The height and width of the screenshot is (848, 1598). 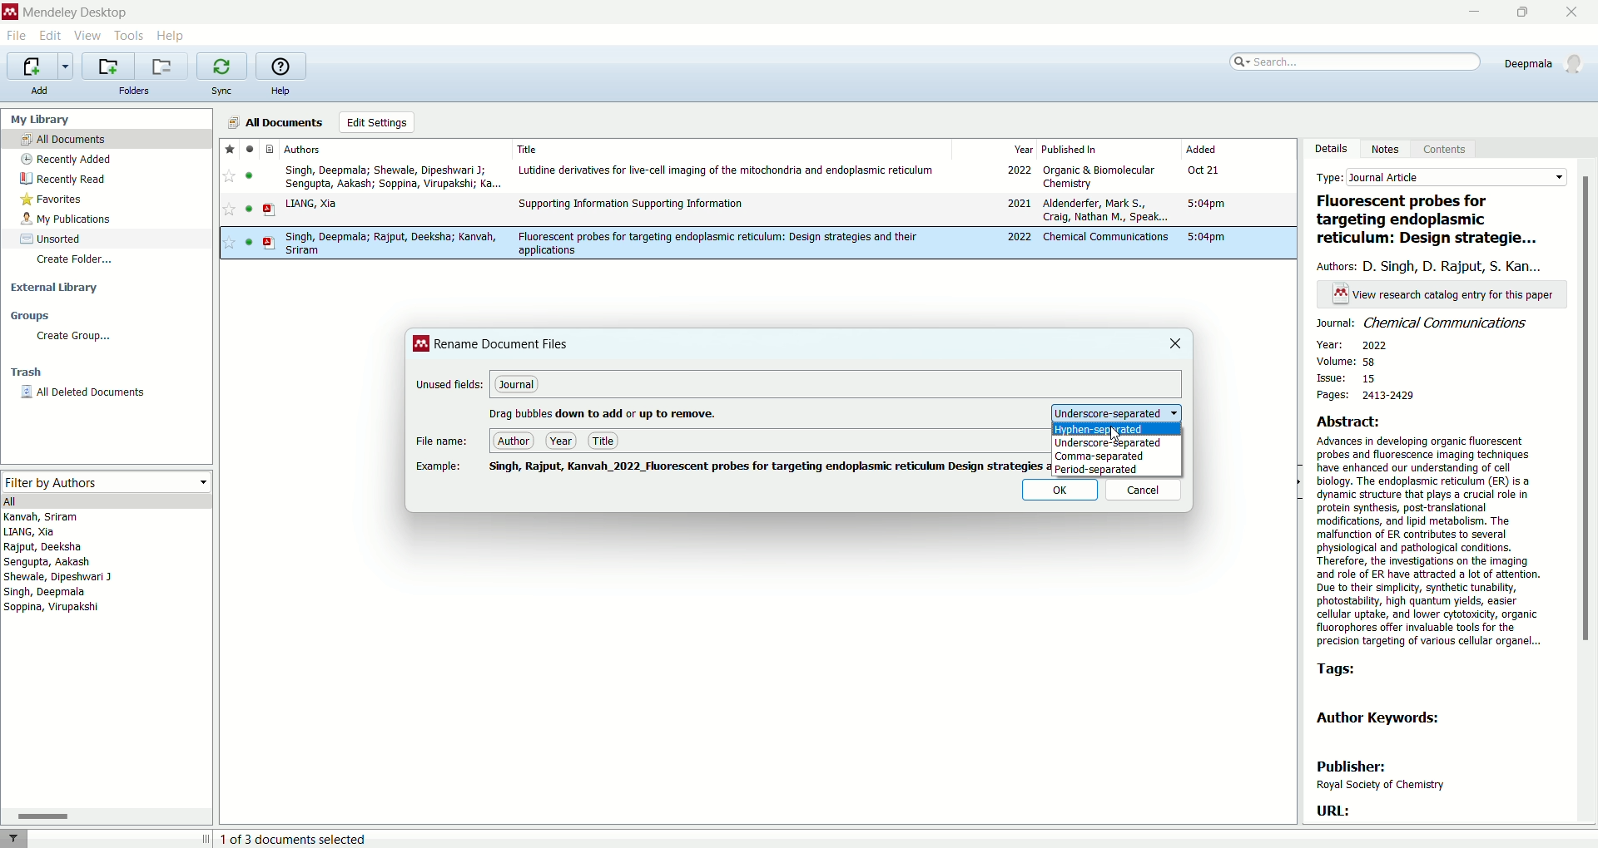 I want to click on authors, so click(x=315, y=150).